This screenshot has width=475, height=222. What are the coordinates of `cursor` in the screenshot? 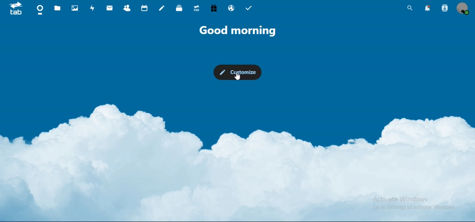 It's located at (238, 78).